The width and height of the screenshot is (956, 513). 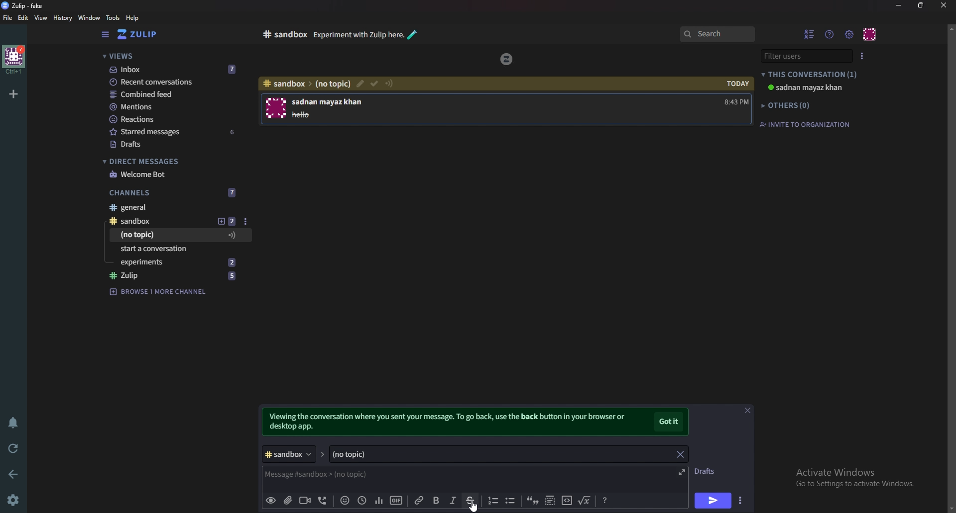 What do you see at coordinates (388, 83) in the screenshot?
I see `Configure topic` at bounding box center [388, 83].